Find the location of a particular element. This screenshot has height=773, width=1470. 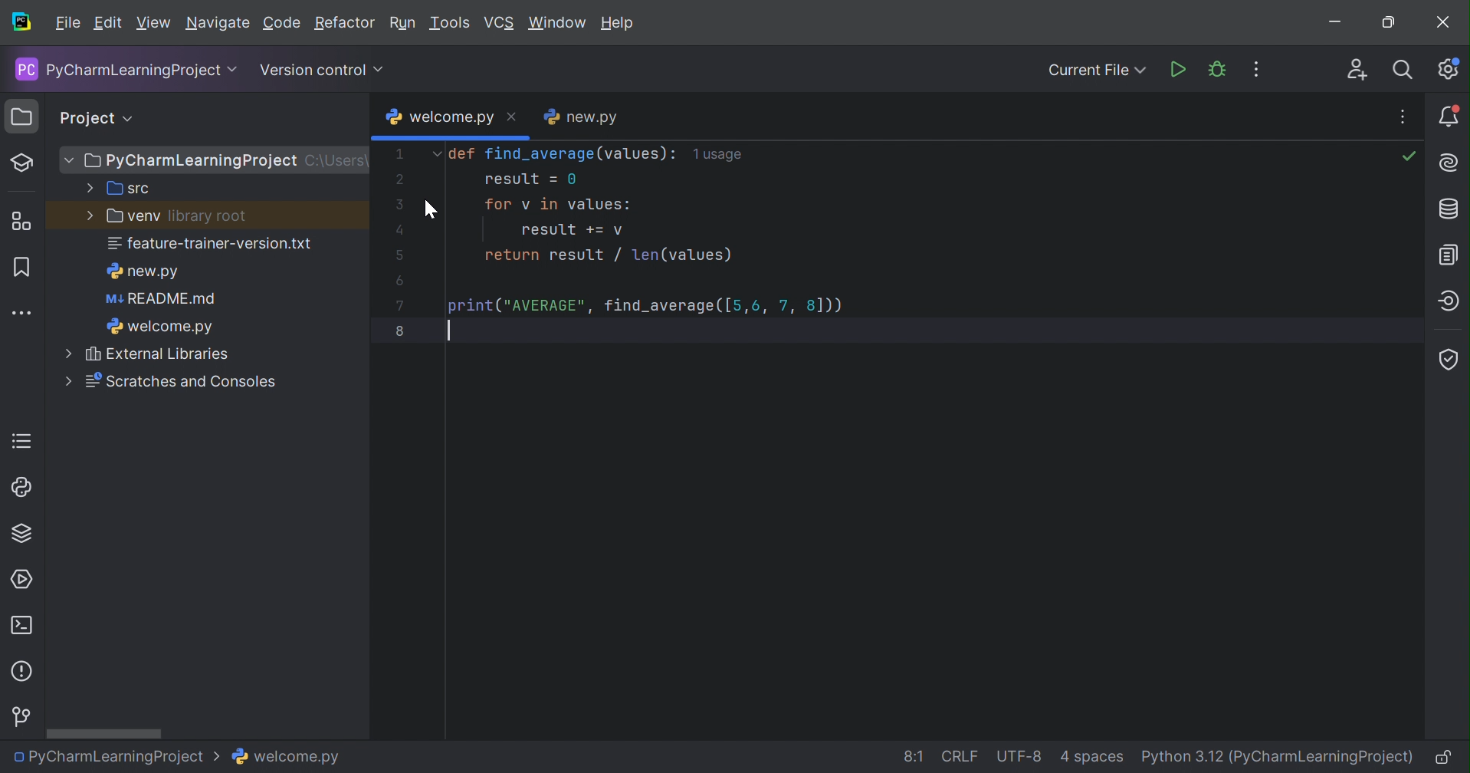

PyCharmLearningProject is located at coordinates (121, 71).